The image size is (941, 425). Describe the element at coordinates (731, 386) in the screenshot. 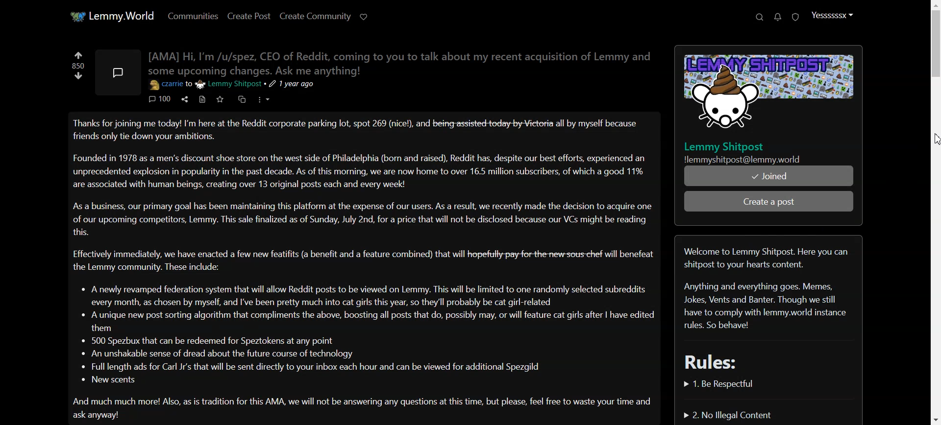

I see `Be Respectful` at that location.